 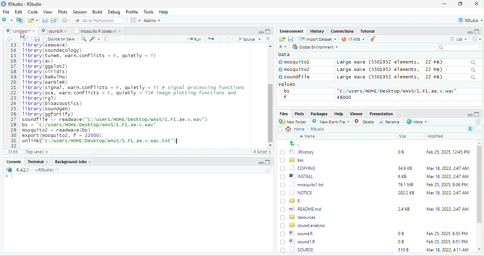 I want to click on open, so click(x=281, y=39).